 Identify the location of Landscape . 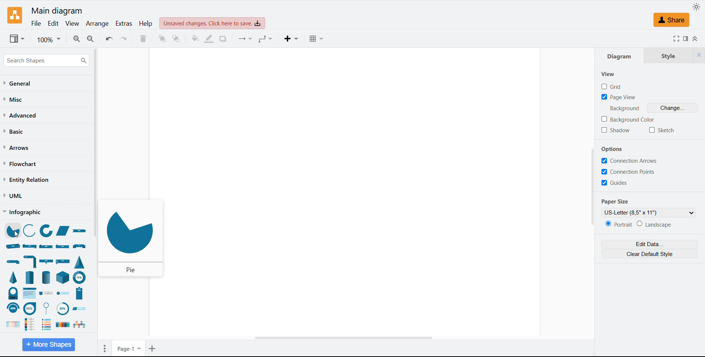
(654, 224).